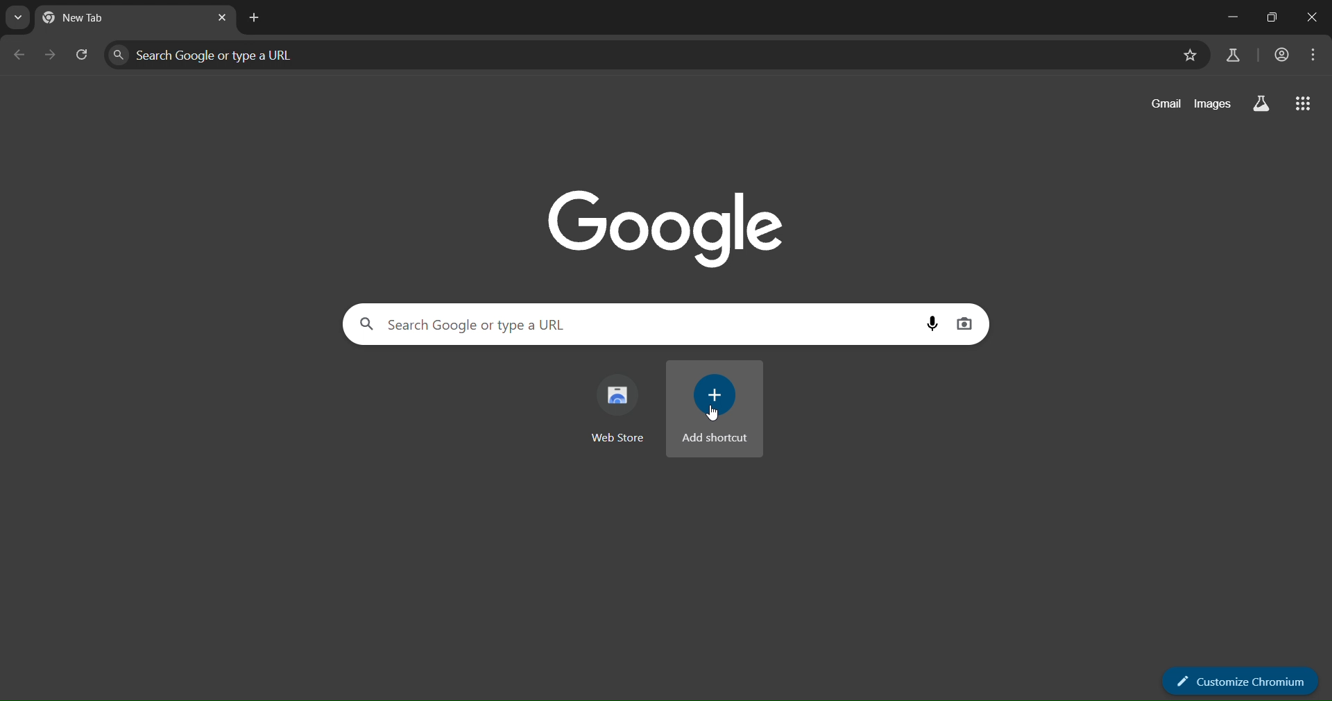 Image resolution: width=1332 pixels, height=701 pixels. Describe the element at coordinates (1267, 19) in the screenshot. I see `restore down` at that location.